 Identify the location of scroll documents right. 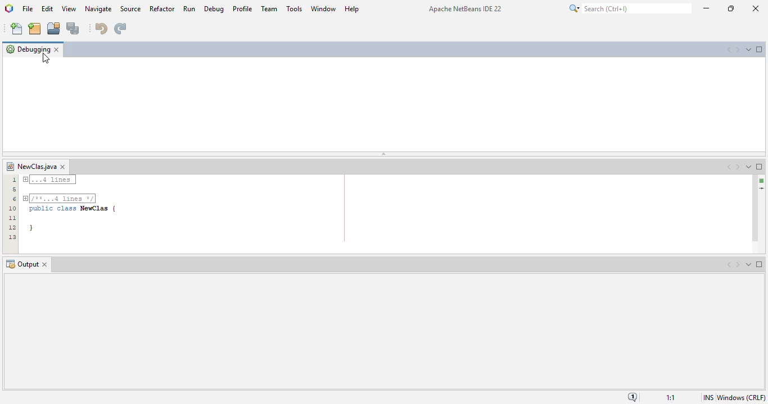
(738, 167).